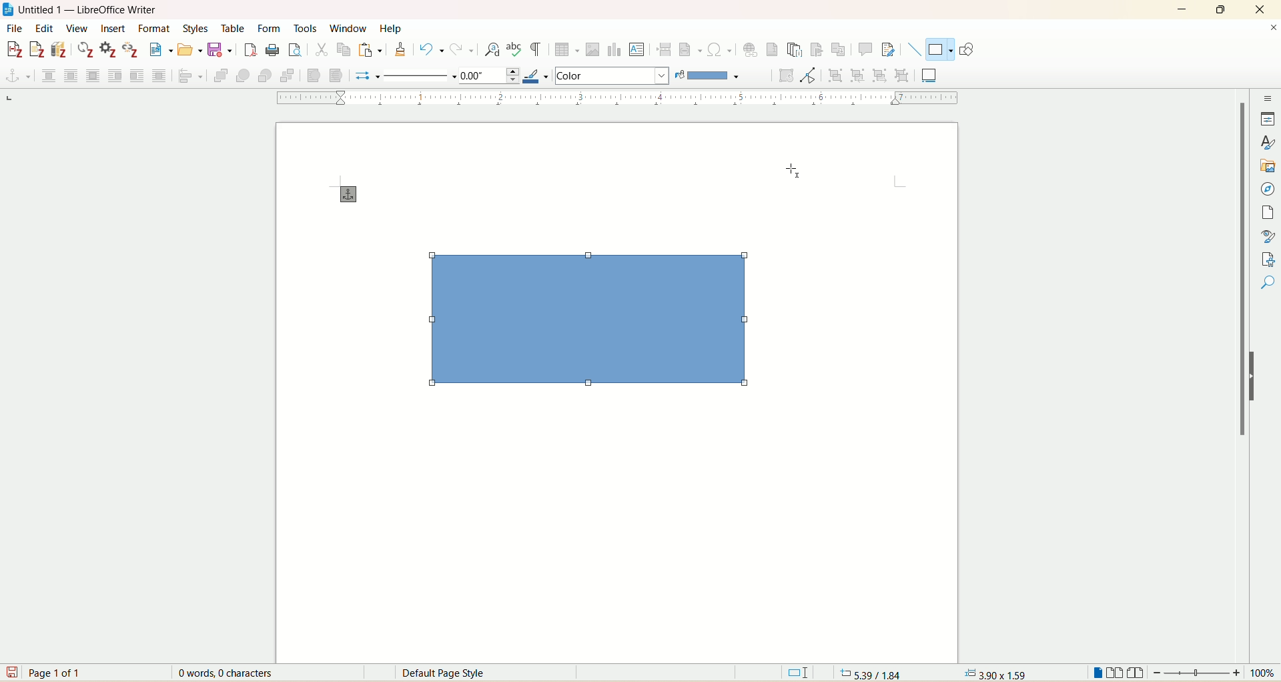 The image size is (1281, 682). Describe the element at coordinates (637, 49) in the screenshot. I see `insert text box` at that location.